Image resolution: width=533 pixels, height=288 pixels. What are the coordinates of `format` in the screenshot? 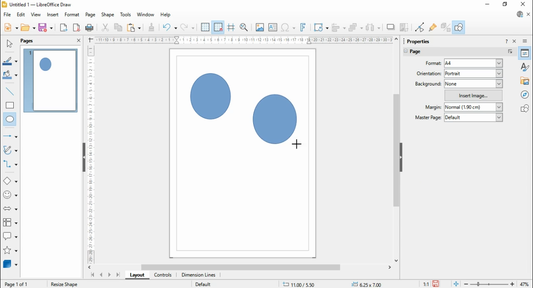 It's located at (72, 15).